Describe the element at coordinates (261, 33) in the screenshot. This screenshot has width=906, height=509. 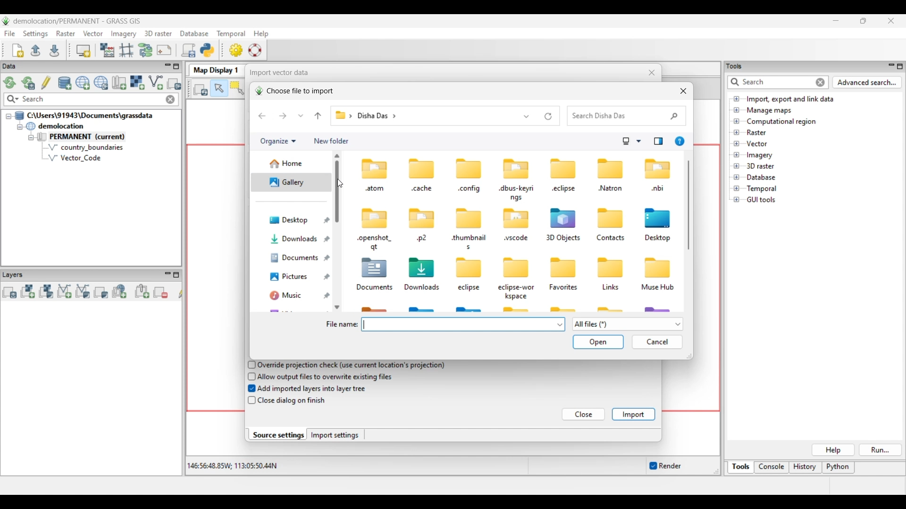
I see `Help menu` at that location.